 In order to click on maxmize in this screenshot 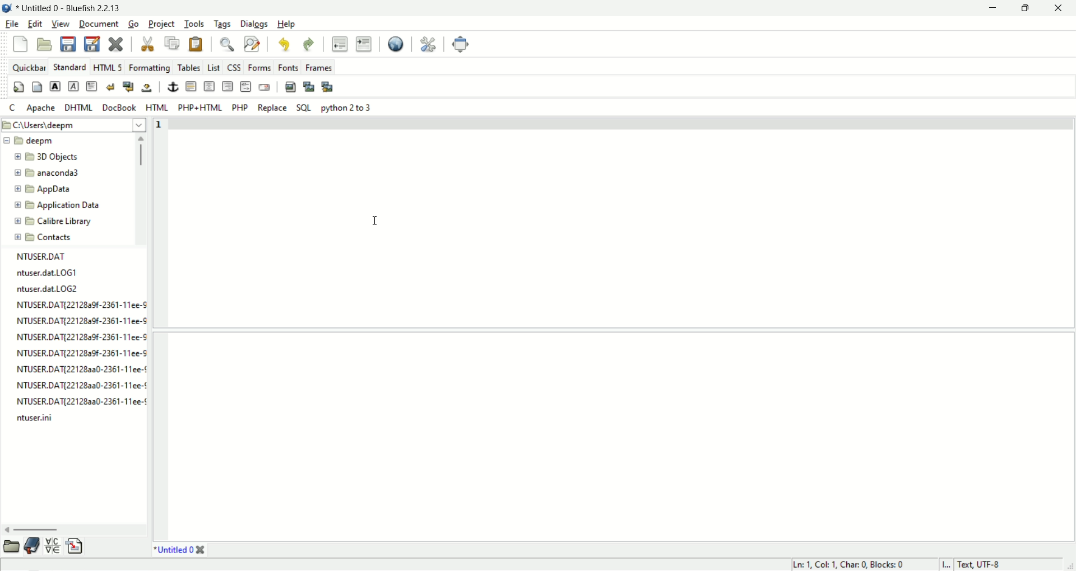, I will do `click(1027, 10)`.